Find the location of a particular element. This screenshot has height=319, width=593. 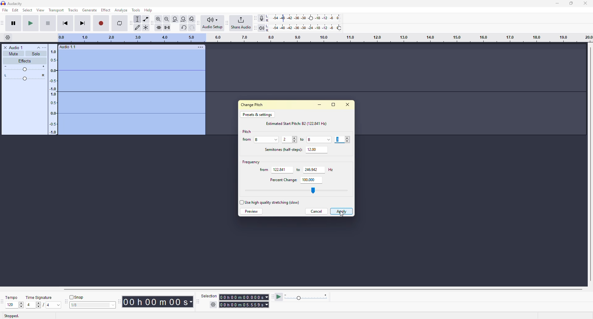

play is located at coordinates (31, 23).